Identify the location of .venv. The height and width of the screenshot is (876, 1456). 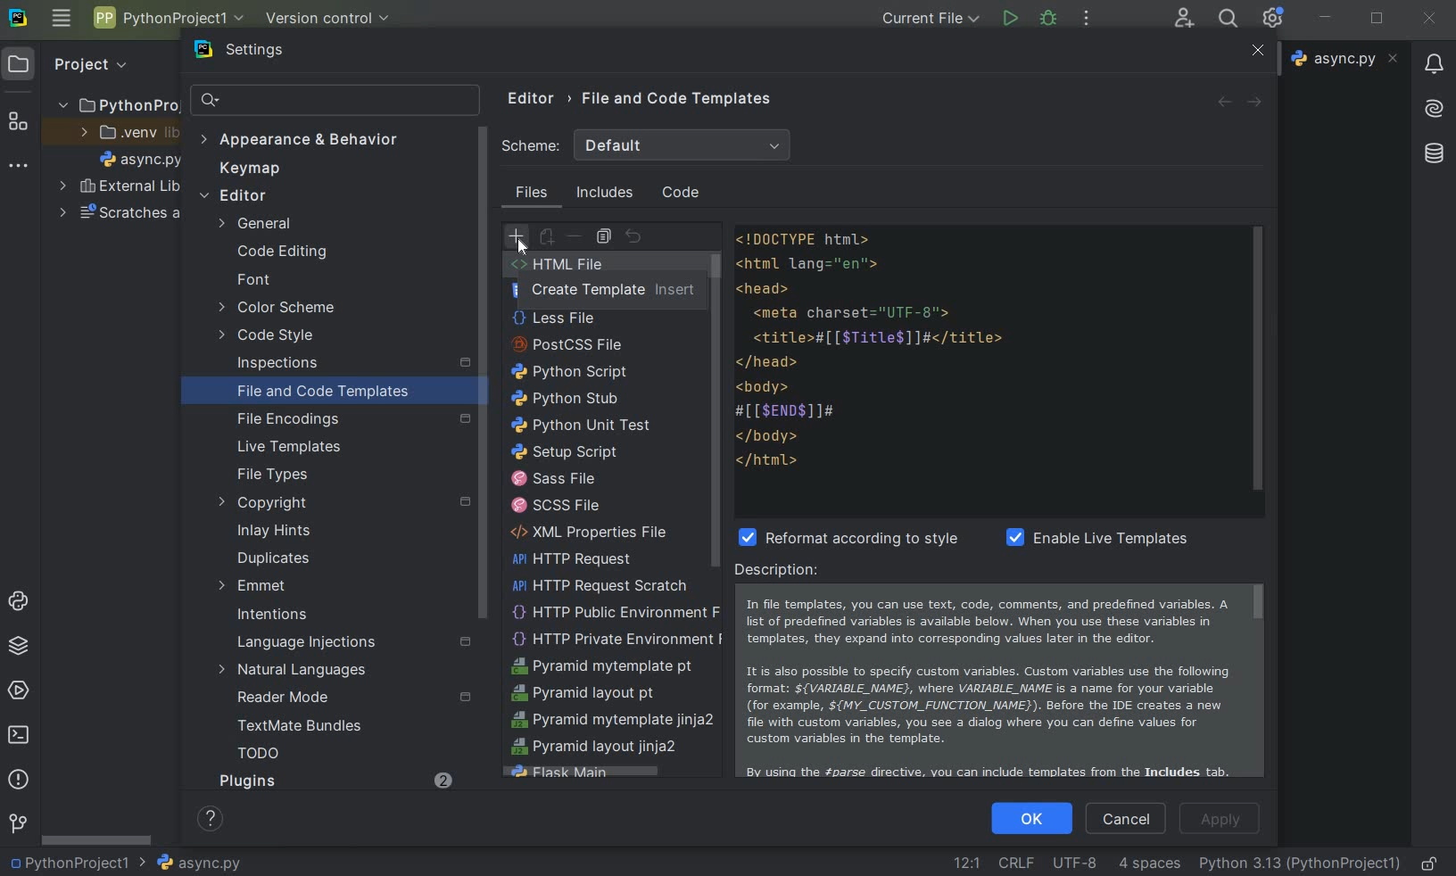
(128, 133).